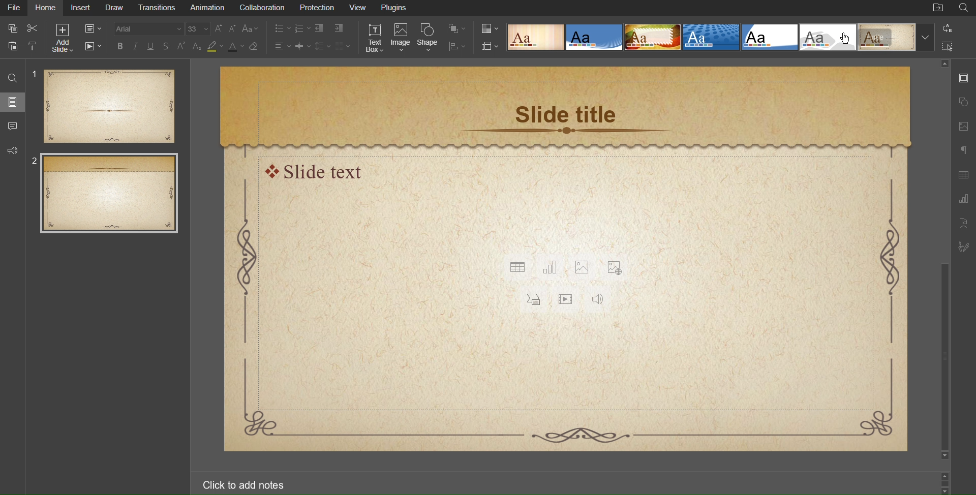 Image resolution: width=976 pixels, height=495 pixels. I want to click on Column Settings, so click(343, 46).